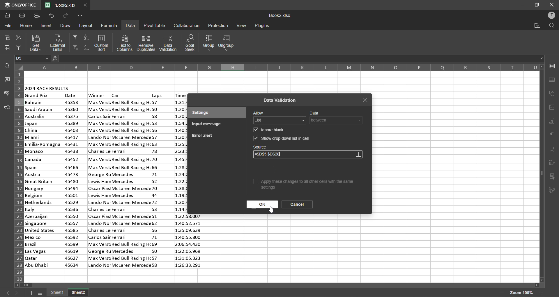 The width and height of the screenshot is (559, 297). Describe the element at coordinates (550, 26) in the screenshot. I see `find` at that location.